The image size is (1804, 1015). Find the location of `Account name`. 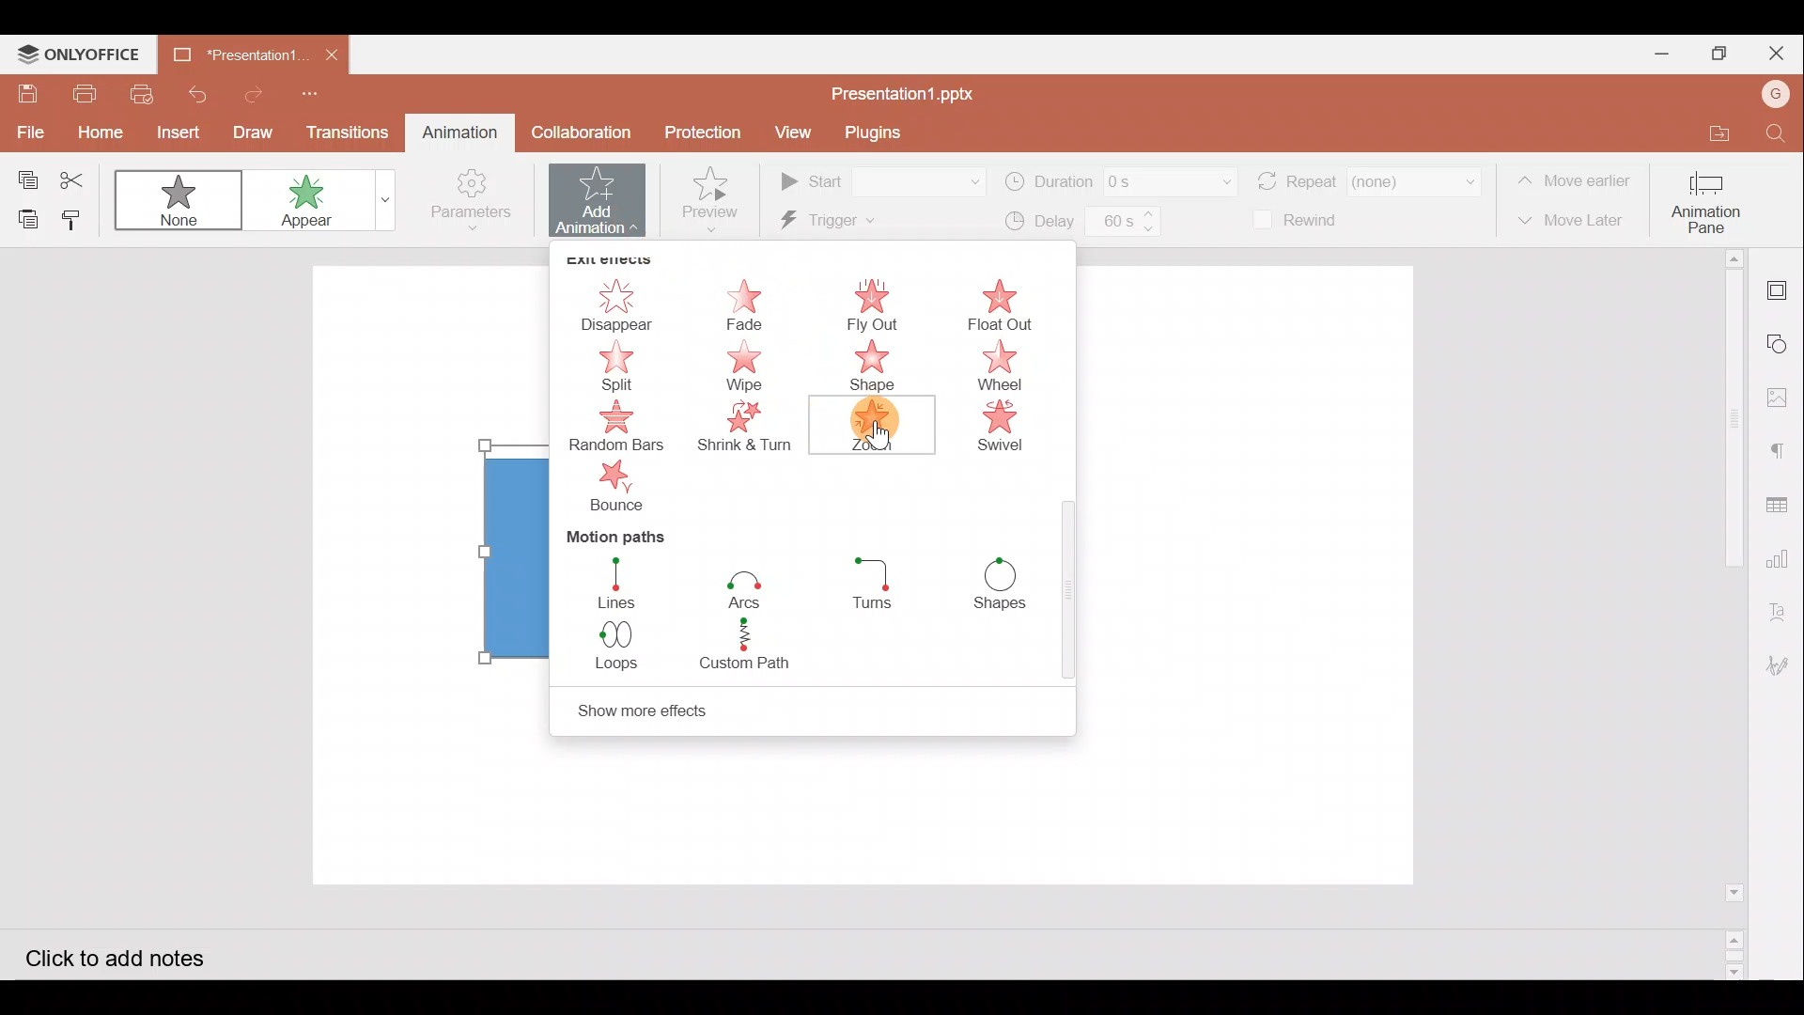

Account name is located at coordinates (1769, 94).